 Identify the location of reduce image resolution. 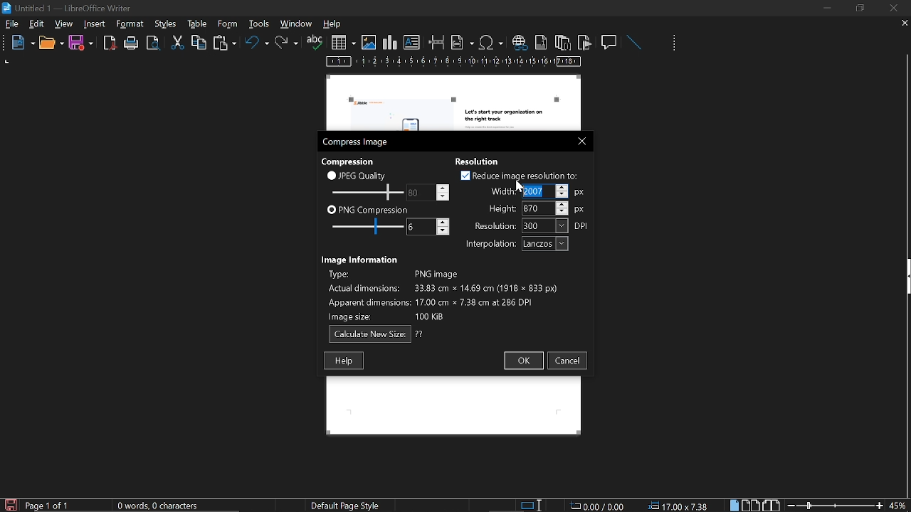
(520, 175).